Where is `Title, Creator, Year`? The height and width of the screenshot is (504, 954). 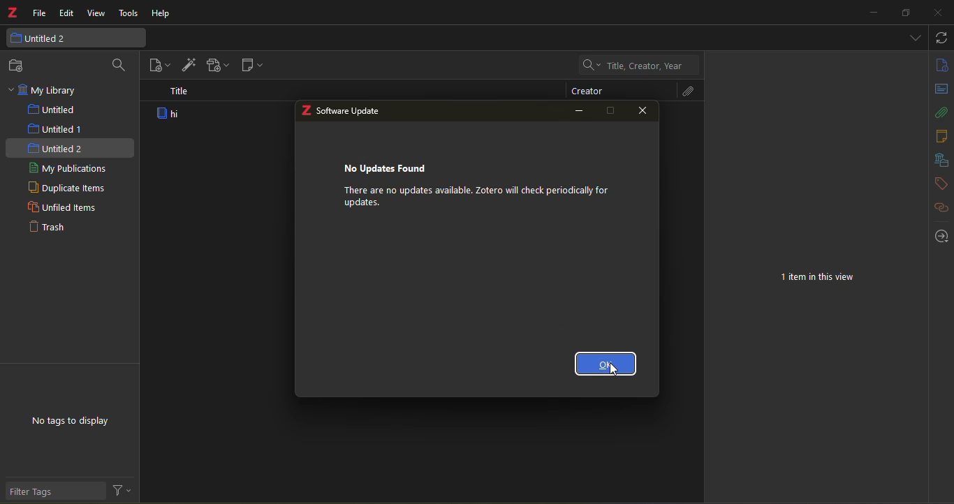
Title, Creator, Year is located at coordinates (636, 65).